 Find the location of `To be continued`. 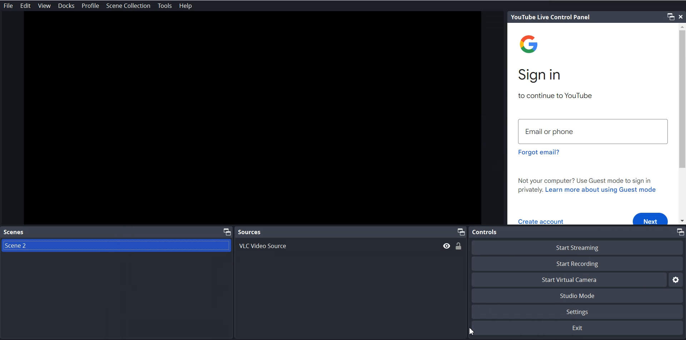

To be continued is located at coordinates (555, 96).